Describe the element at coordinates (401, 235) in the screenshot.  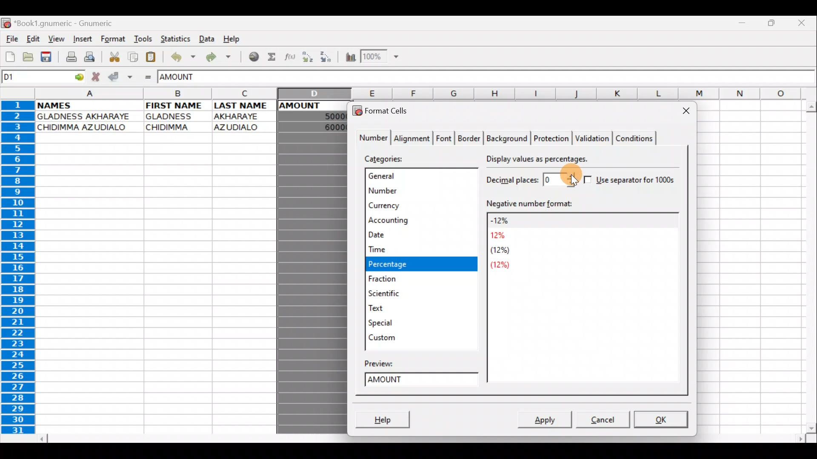
I see `Date` at that location.